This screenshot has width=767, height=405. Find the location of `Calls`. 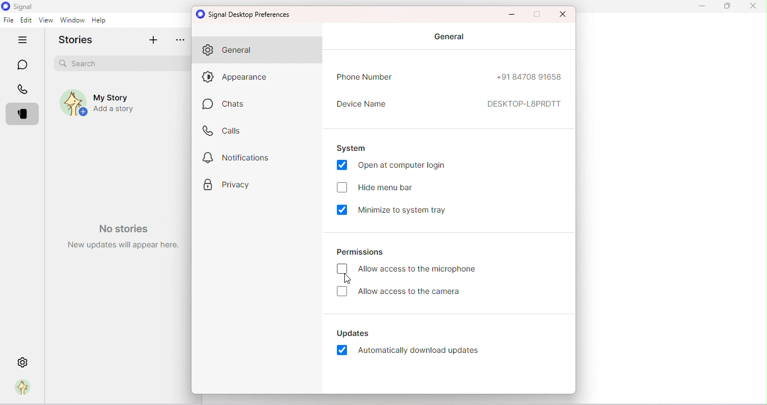

Calls is located at coordinates (221, 131).